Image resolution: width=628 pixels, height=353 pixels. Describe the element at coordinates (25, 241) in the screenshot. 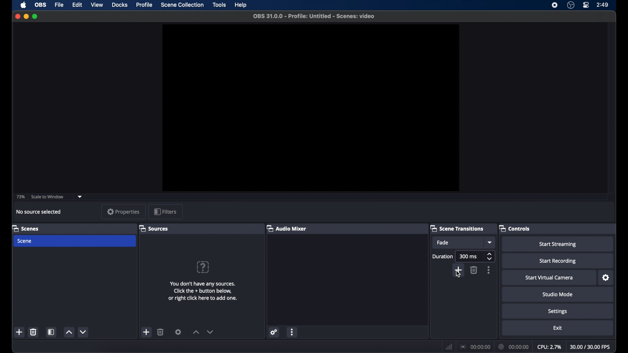

I see `scene` at that location.